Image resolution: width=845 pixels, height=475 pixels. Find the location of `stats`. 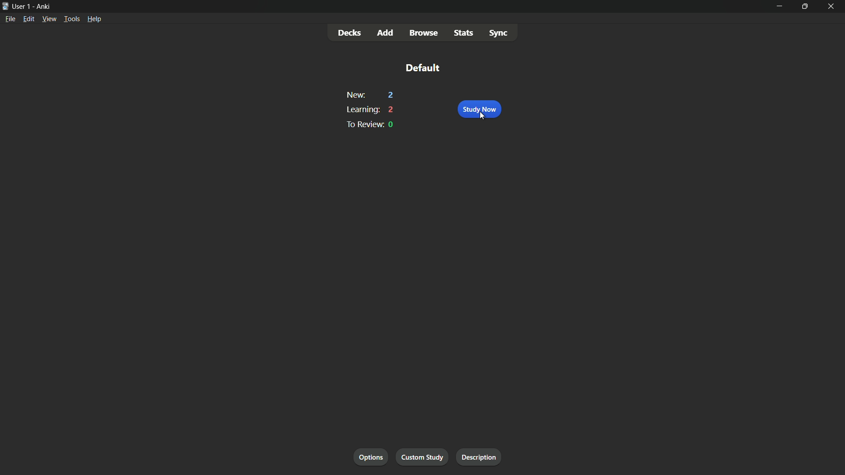

stats is located at coordinates (463, 33).